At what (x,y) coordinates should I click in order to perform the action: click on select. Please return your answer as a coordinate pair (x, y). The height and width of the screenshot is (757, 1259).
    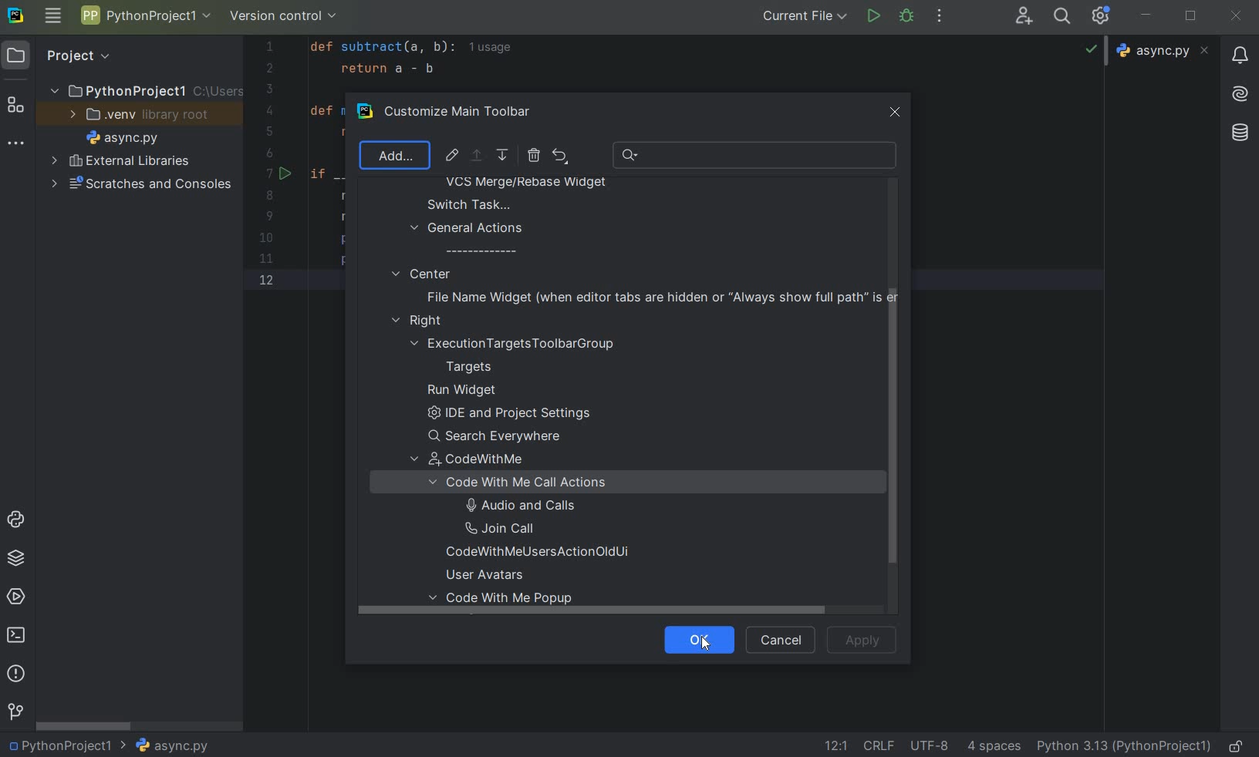
    Looking at the image, I should click on (478, 158).